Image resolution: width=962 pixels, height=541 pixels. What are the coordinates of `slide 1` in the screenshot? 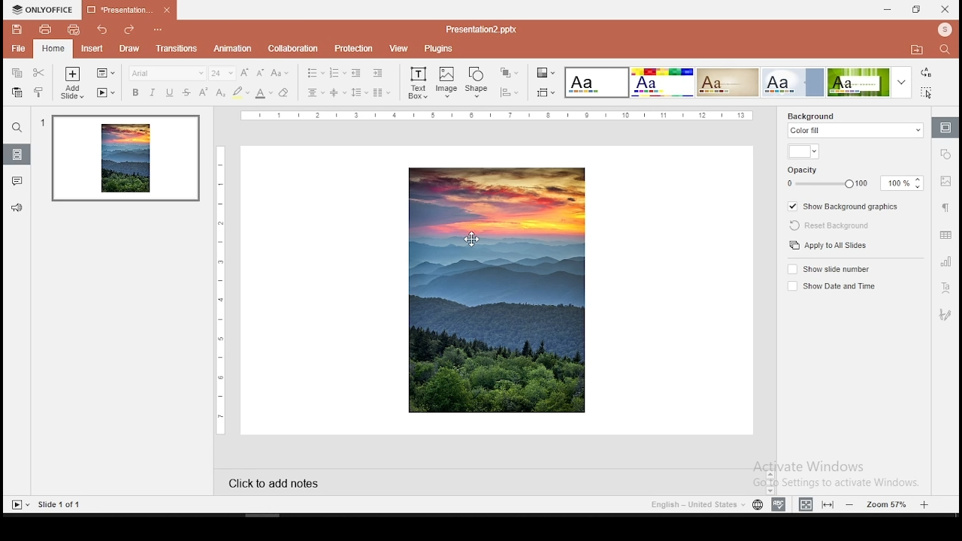 It's located at (126, 160).